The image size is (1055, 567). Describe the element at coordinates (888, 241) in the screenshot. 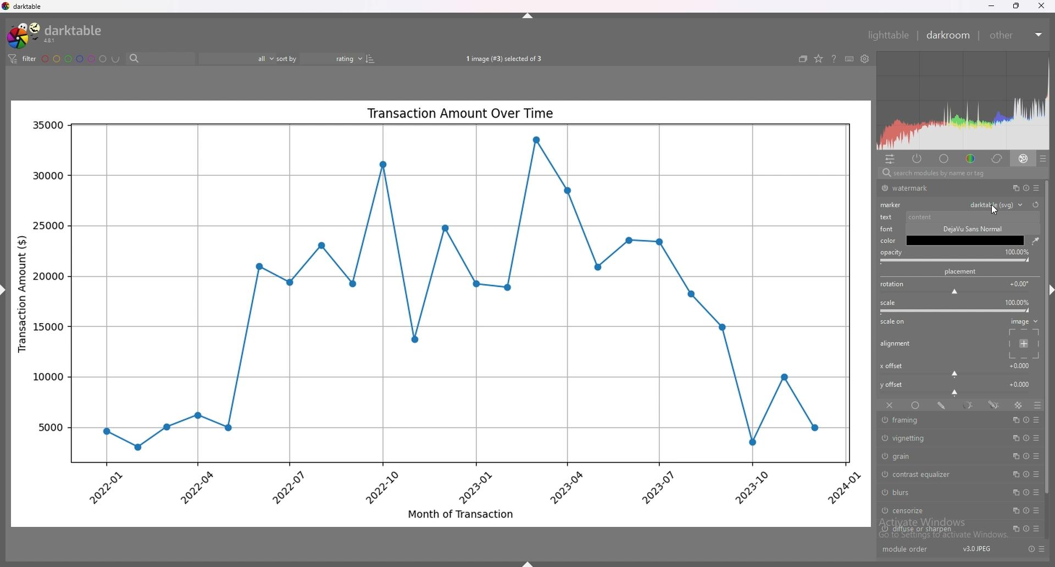

I see `color` at that location.